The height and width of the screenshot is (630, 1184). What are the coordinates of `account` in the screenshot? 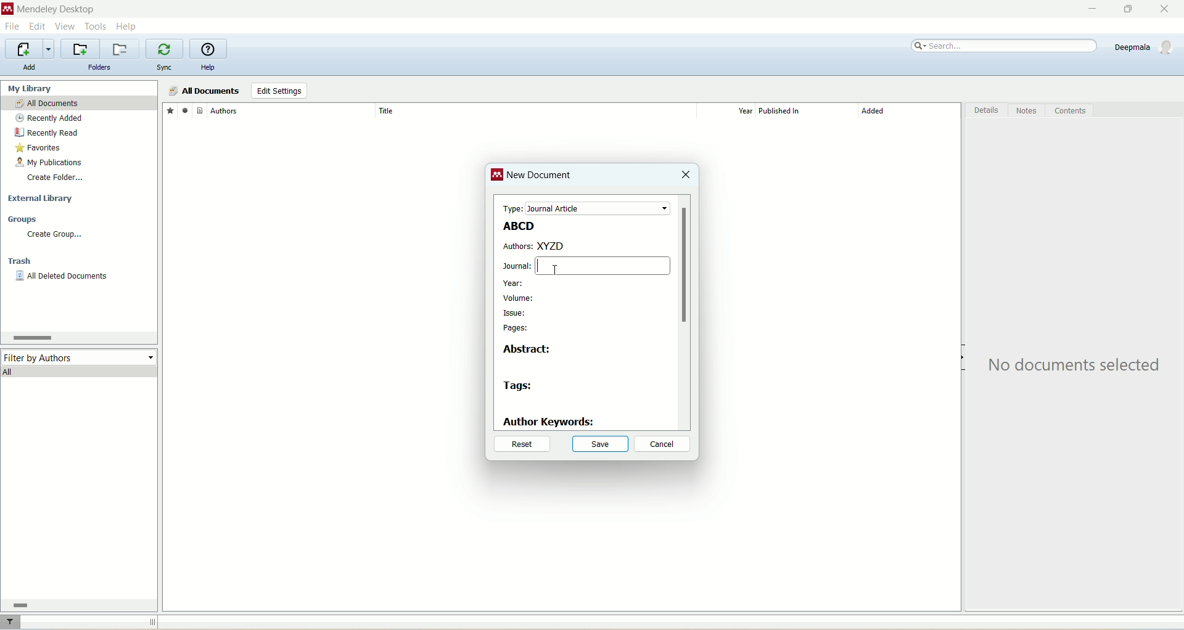 It's located at (1146, 47).